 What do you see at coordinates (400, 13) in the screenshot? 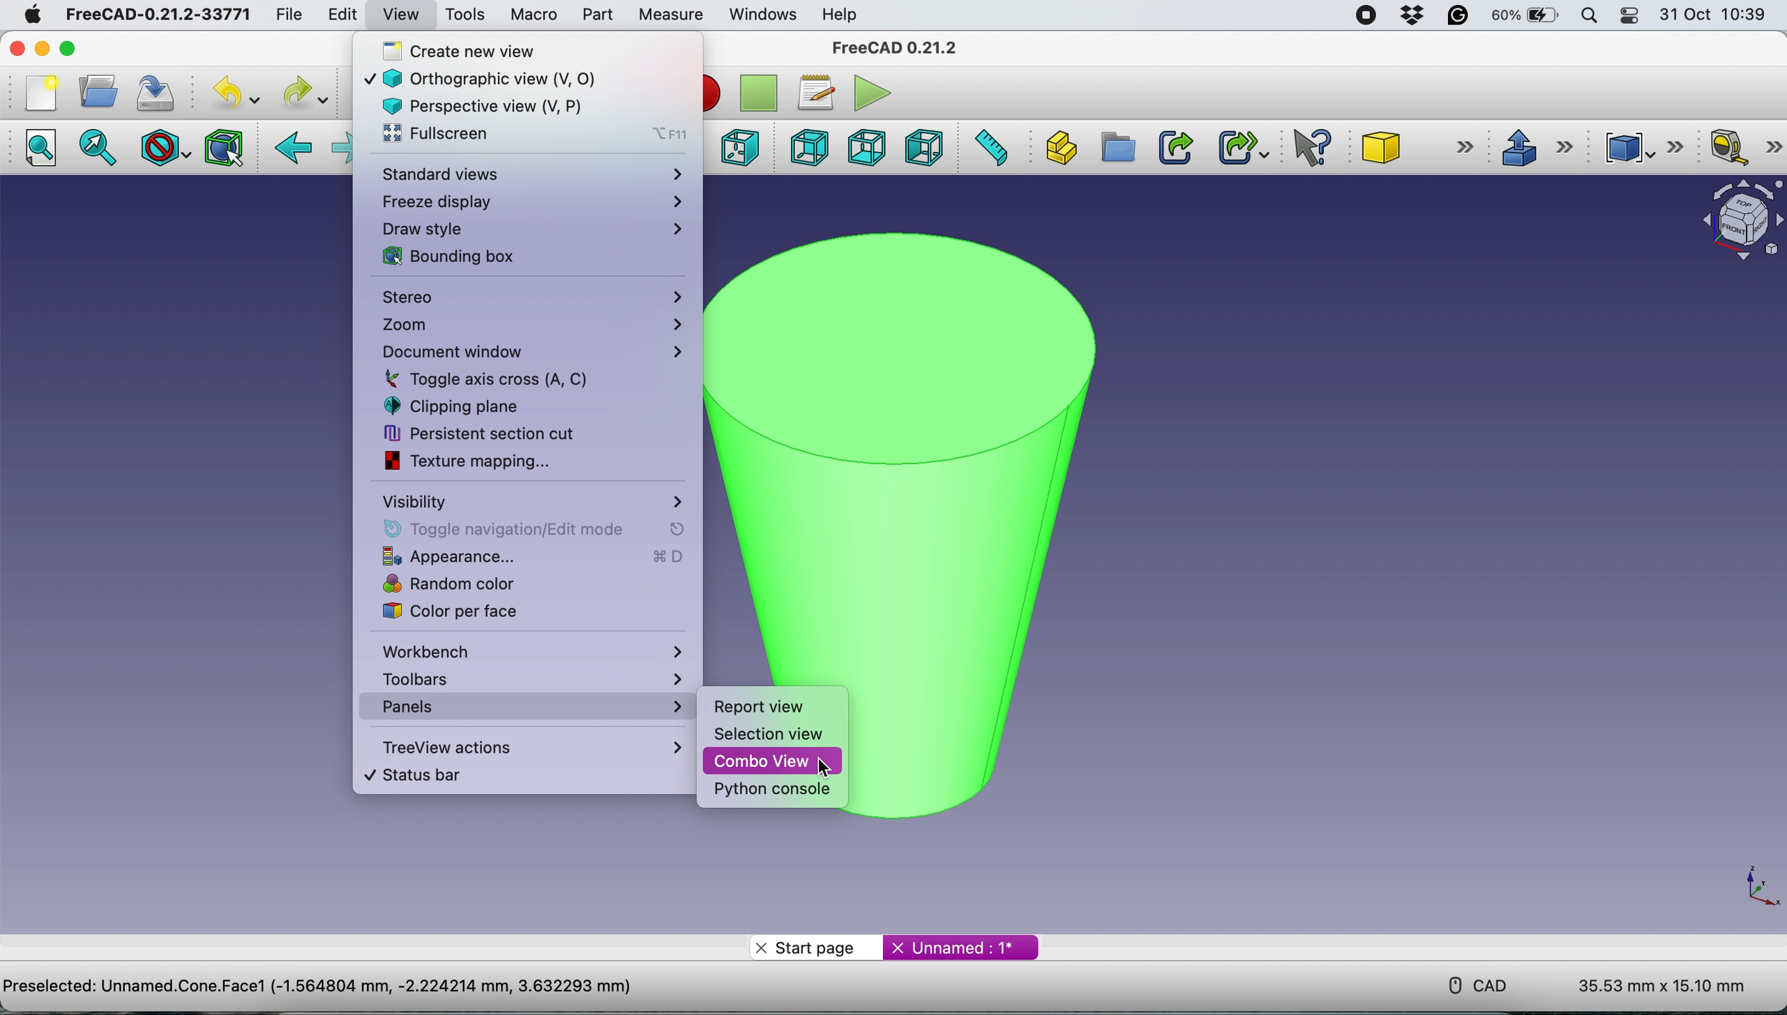
I see `view` at bounding box center [400, 13].